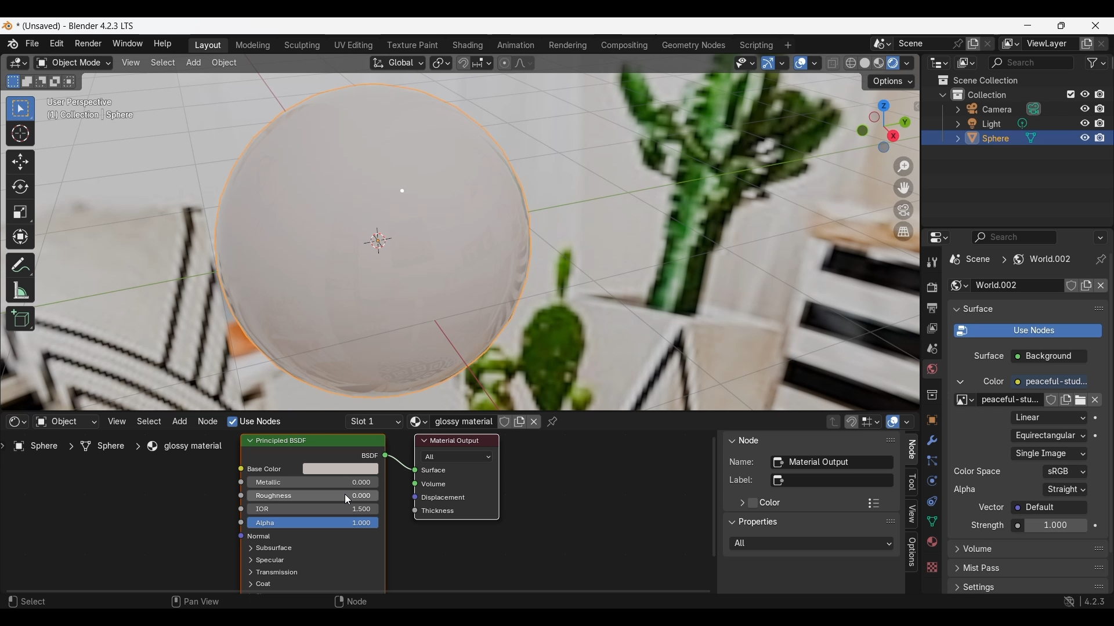 This screenshot has width=1114, height=626. I want to click on Pinned node tree, so click(552, 422).